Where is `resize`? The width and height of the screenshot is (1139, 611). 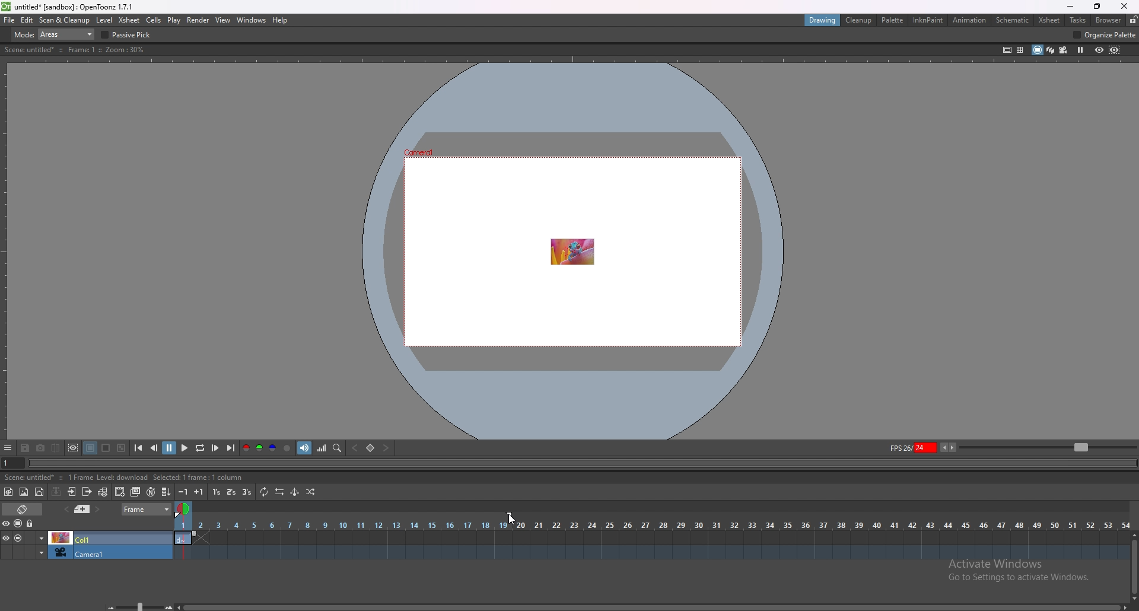
resize is located at coordinates (1097, 7).